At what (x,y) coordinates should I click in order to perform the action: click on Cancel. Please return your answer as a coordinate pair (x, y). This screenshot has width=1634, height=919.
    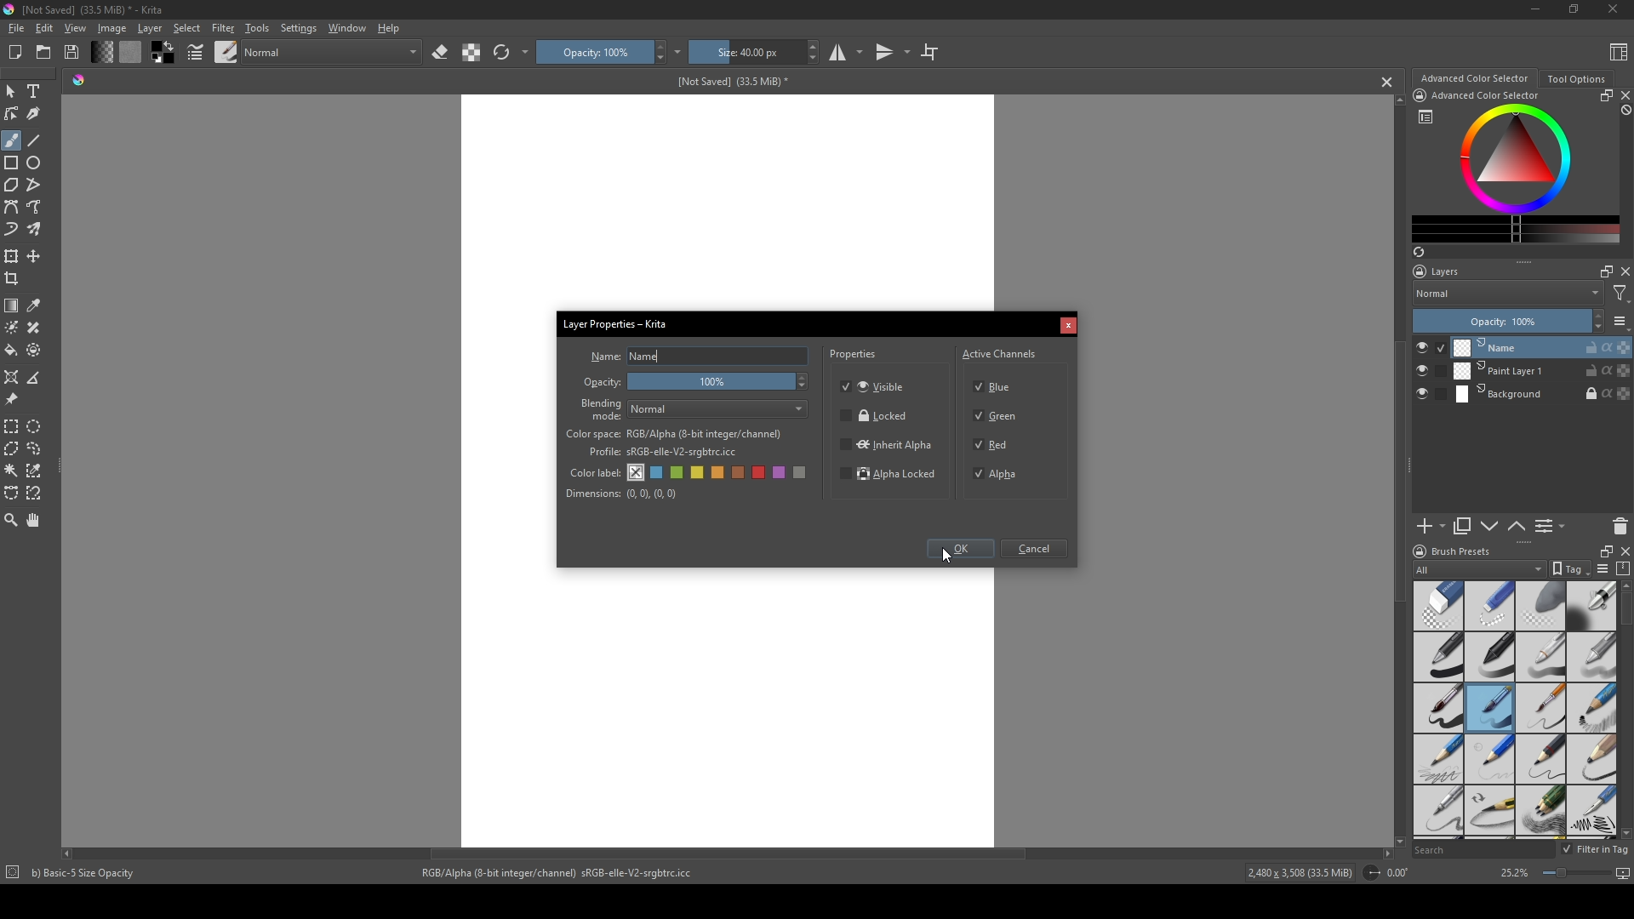
    Looking at the image, I should click on (1037, 550).